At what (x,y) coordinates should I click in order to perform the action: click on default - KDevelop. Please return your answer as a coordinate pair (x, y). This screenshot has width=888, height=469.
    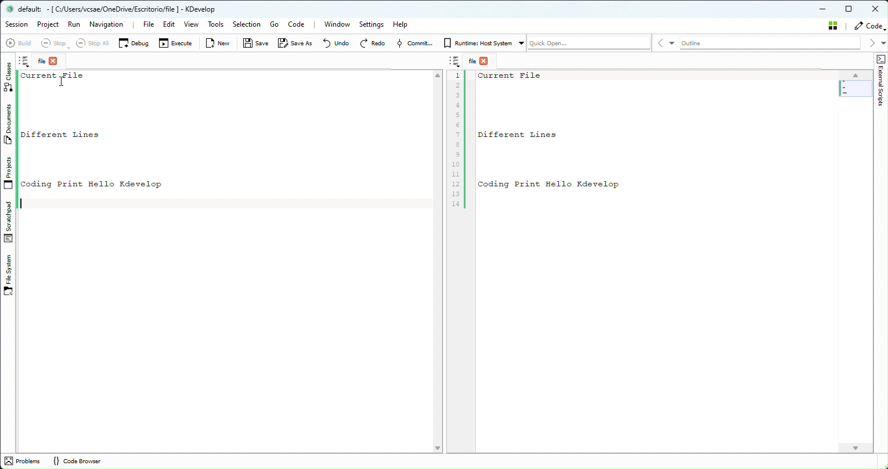
    Looking at the image, I should click on (129, 9).